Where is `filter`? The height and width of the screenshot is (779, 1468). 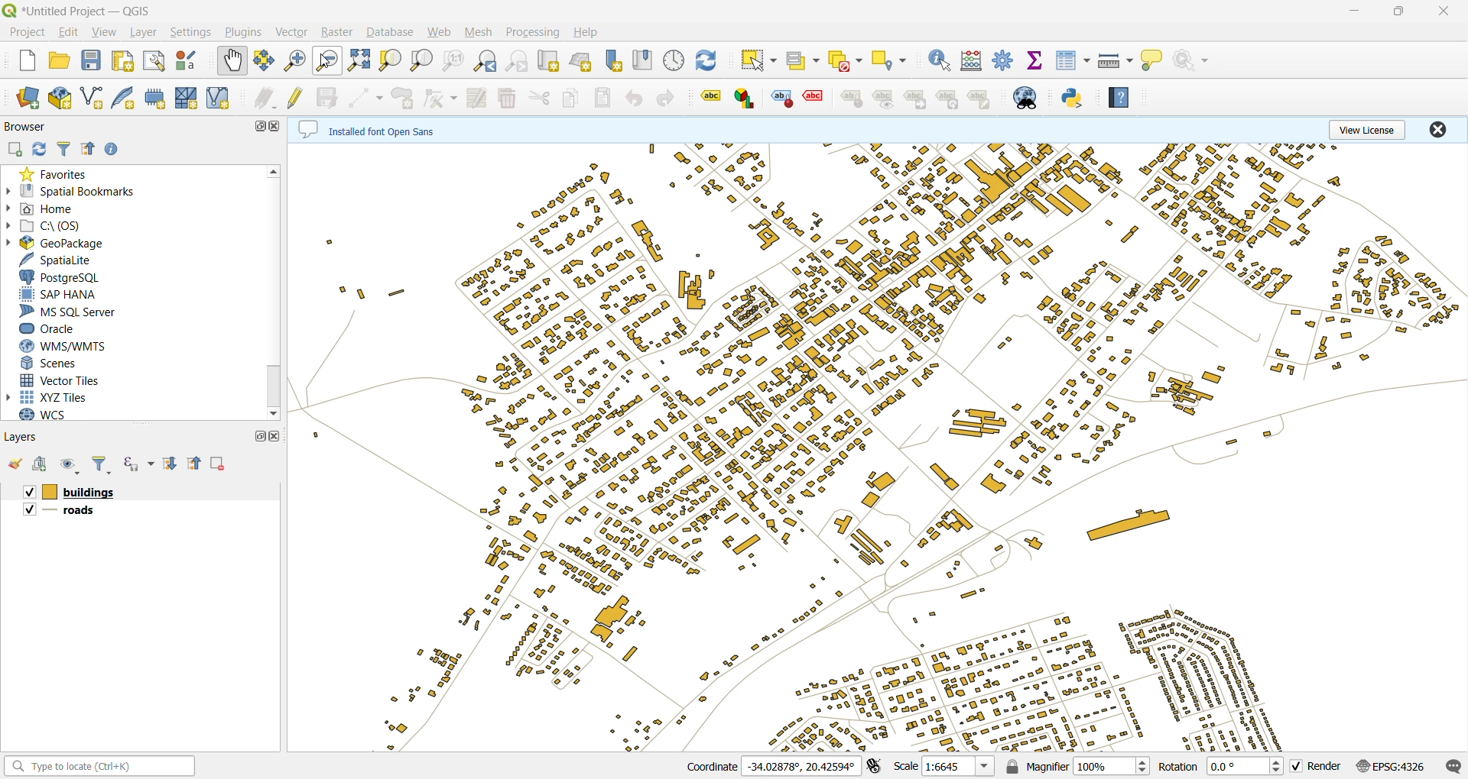 filter is located at coordinates (65, 148).